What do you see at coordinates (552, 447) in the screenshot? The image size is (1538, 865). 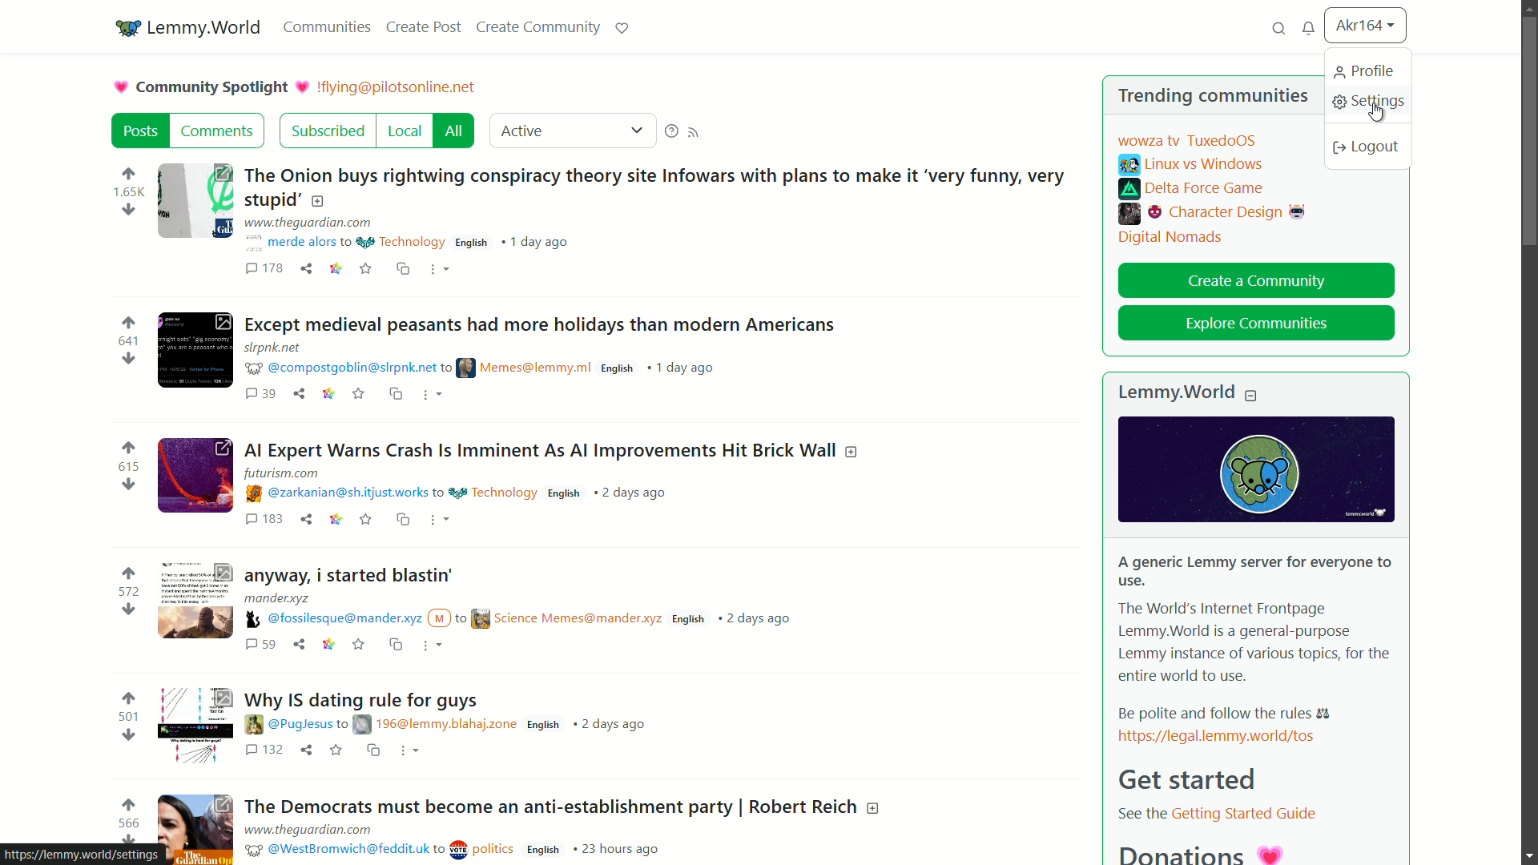 I see `post-3` at bounding box center [552, 447].